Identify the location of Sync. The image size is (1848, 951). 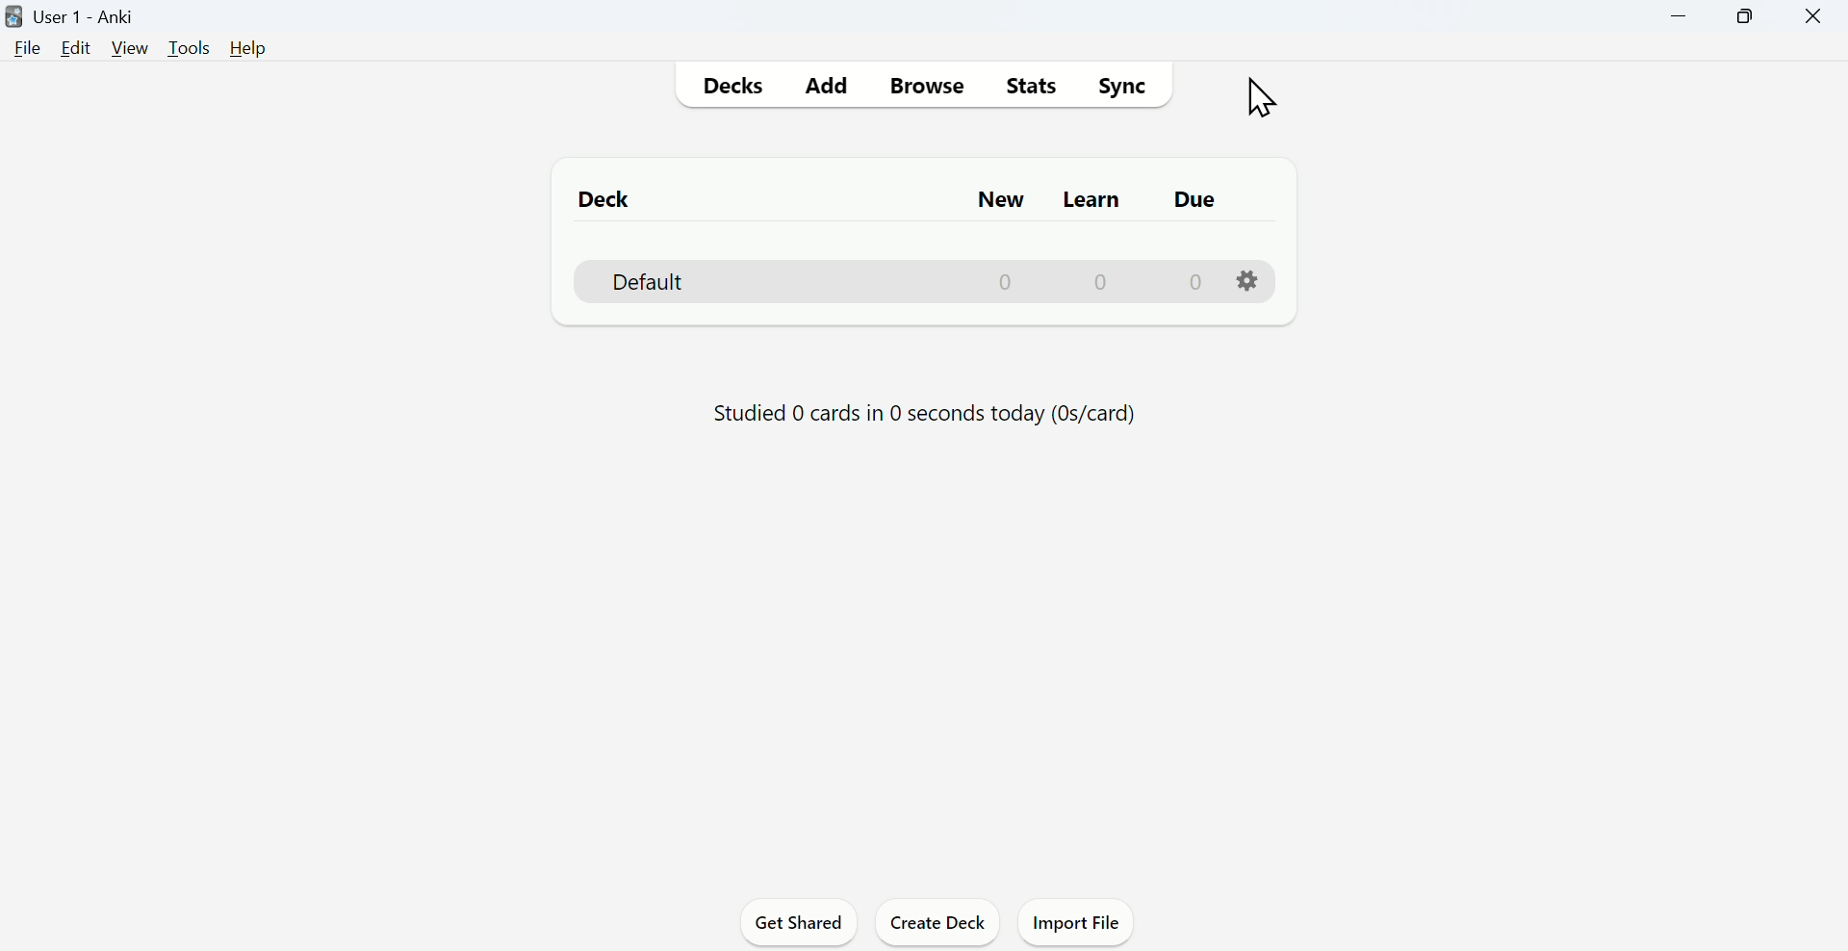
(1117, 87).